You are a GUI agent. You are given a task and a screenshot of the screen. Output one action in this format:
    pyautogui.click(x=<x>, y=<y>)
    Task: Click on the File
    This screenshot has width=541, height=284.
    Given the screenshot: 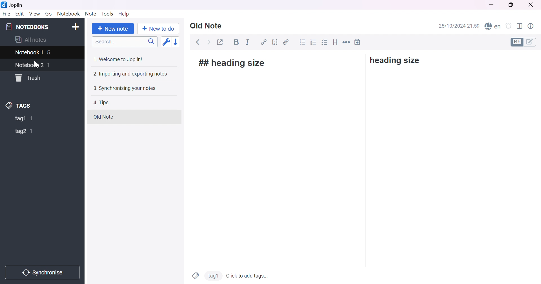 What is the action you would take?
    pyautogui.click(x=6, y=14)
    